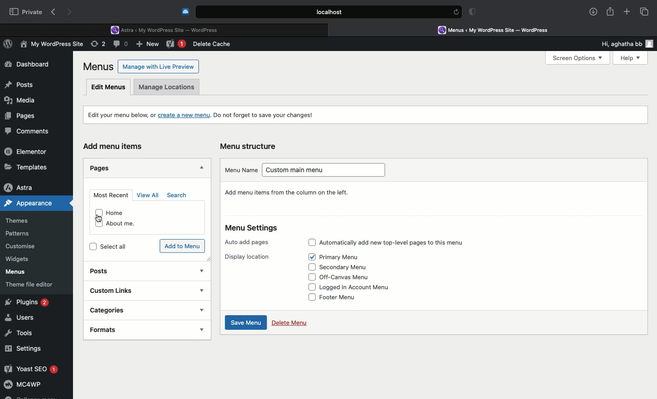 This screenshot has width=657, height=399. Describe the element at coordinates (136, 309) in the screenshot. I see `Categories` at that location.